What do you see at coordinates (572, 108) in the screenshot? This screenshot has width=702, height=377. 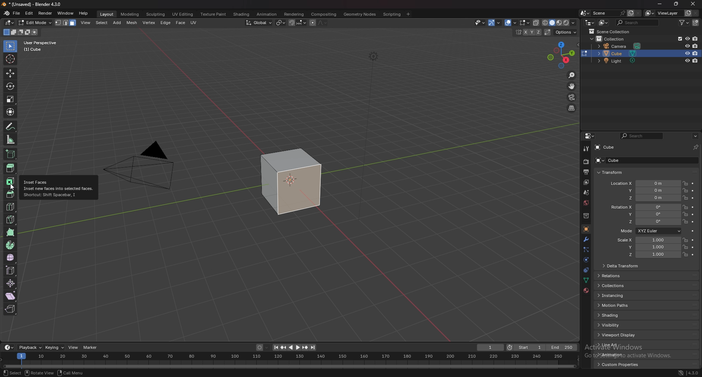 I see `orthographic/perspective` at bounding box center [572, 108].